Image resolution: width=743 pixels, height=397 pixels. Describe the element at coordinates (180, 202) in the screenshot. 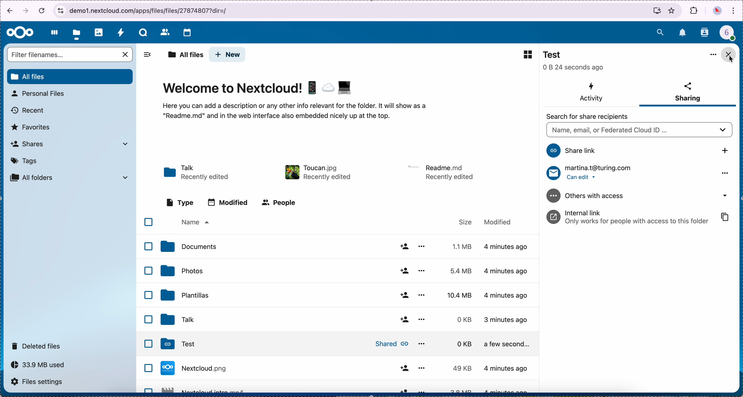

I see `type` at that location.